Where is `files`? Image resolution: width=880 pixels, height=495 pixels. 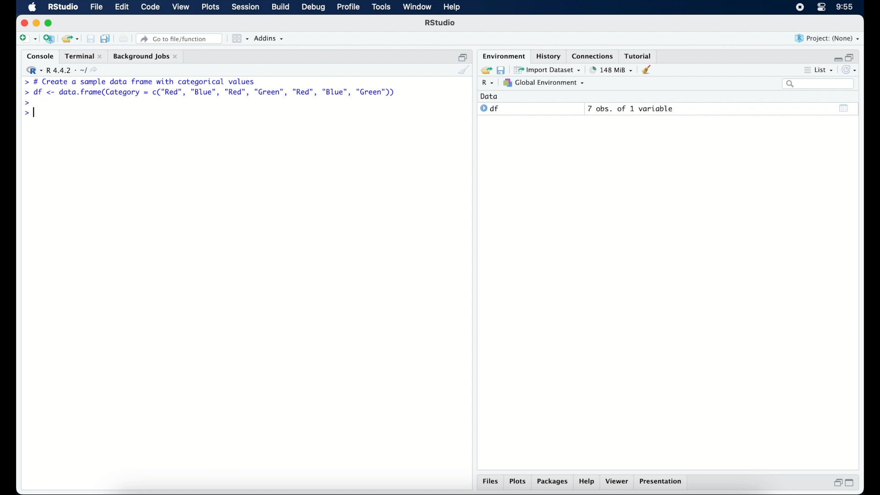 files is located at coordinates (489, 482).